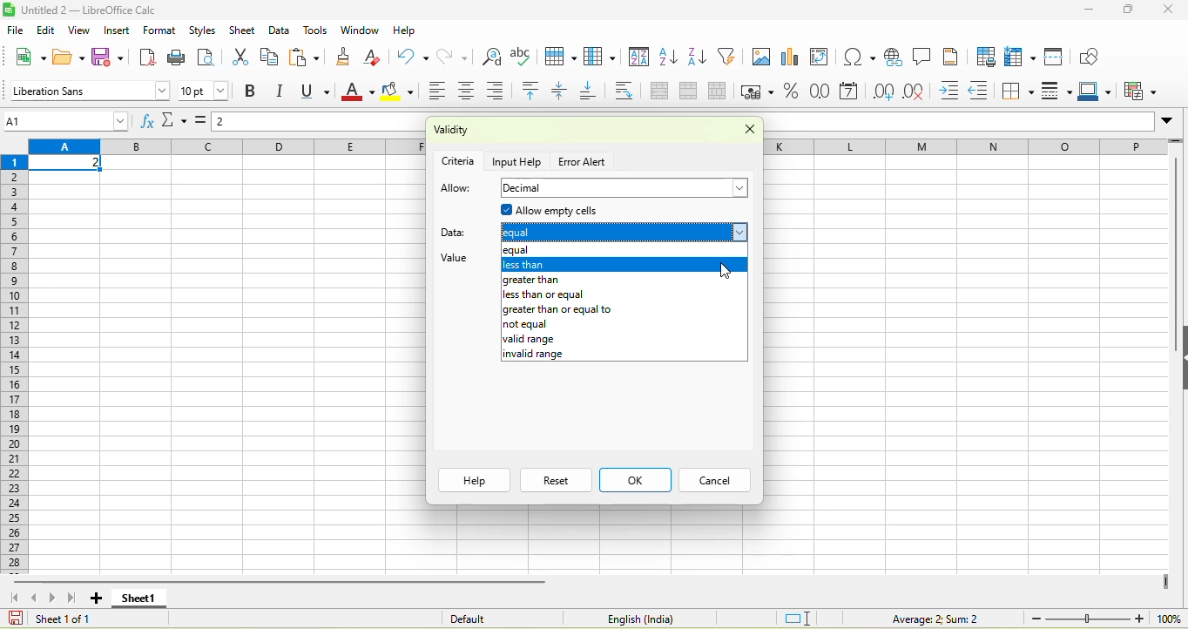 The height and width of the screenshot is (629, 1188). What do you see at coordinates (670, 58) in the screenshot?
I see `sort ascending` at bounding box center [670, 58].